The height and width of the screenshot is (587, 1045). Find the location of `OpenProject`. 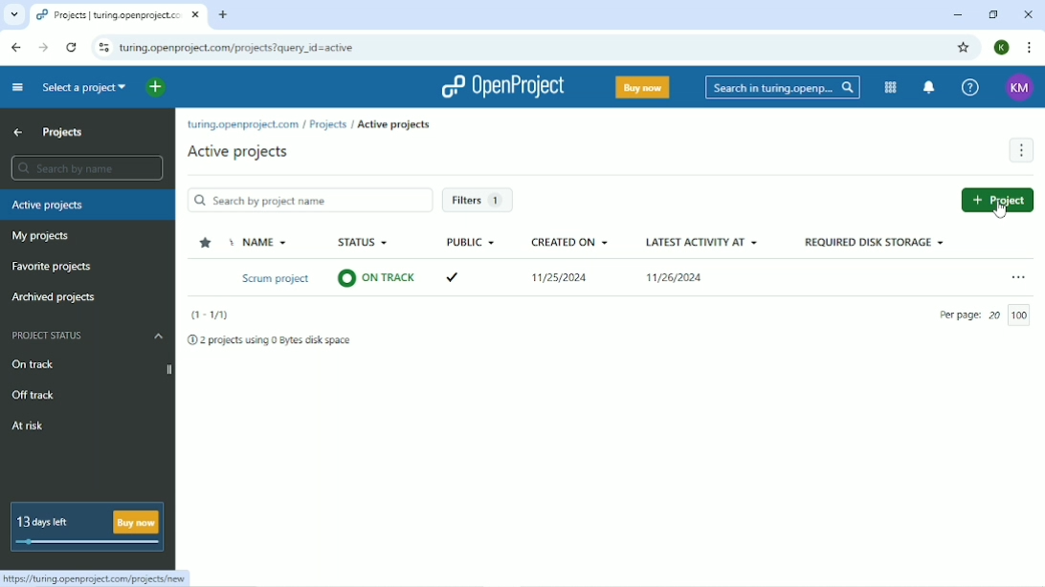

OpenProject is located at coordinates (503, 87).